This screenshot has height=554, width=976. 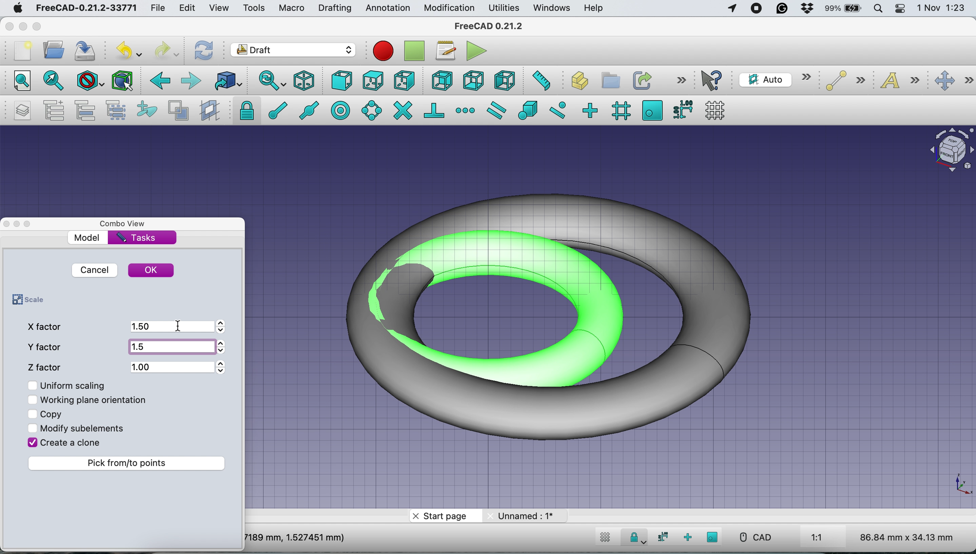 I want to click on z factor, so click(x=47, y=365).